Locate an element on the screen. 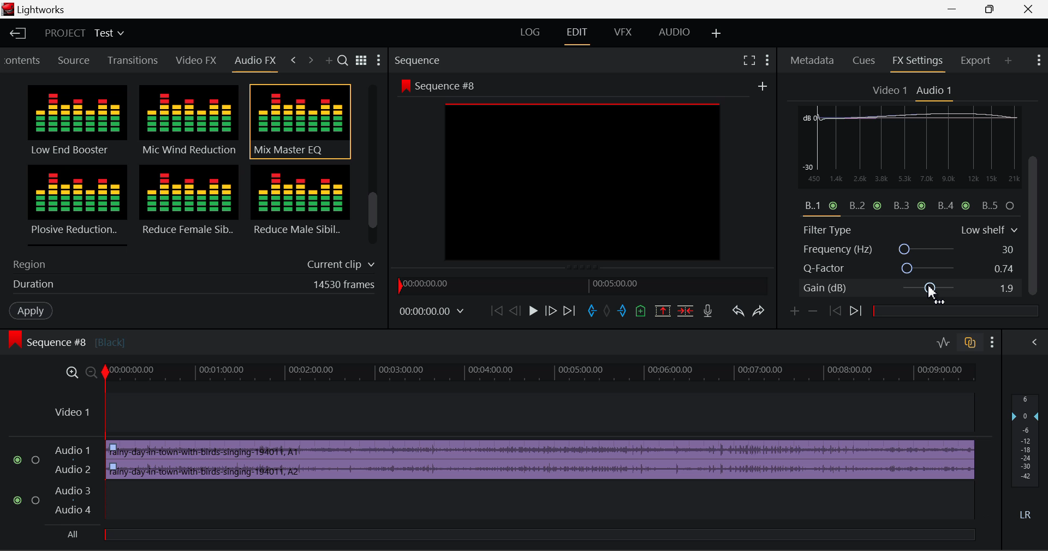 The image size is (1048, 551). Contents is located at coordinates (23, 59).